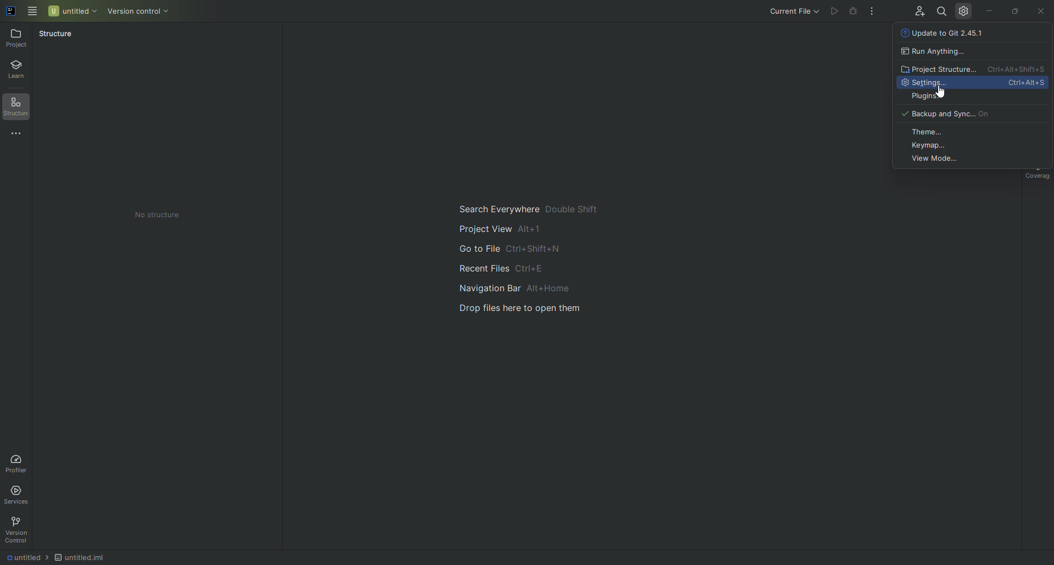  I want to click on Current File, so click(790, 12).